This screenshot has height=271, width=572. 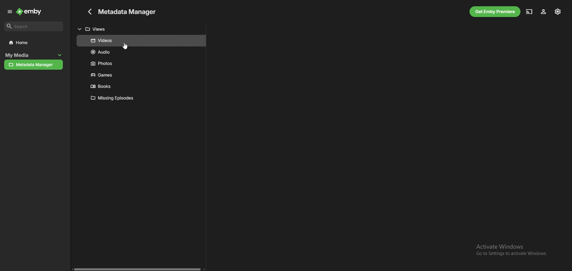 What do you see at coordinates (34, 65) in the screenshot?
I see `metadata manager` at bounding box center [34, 65].